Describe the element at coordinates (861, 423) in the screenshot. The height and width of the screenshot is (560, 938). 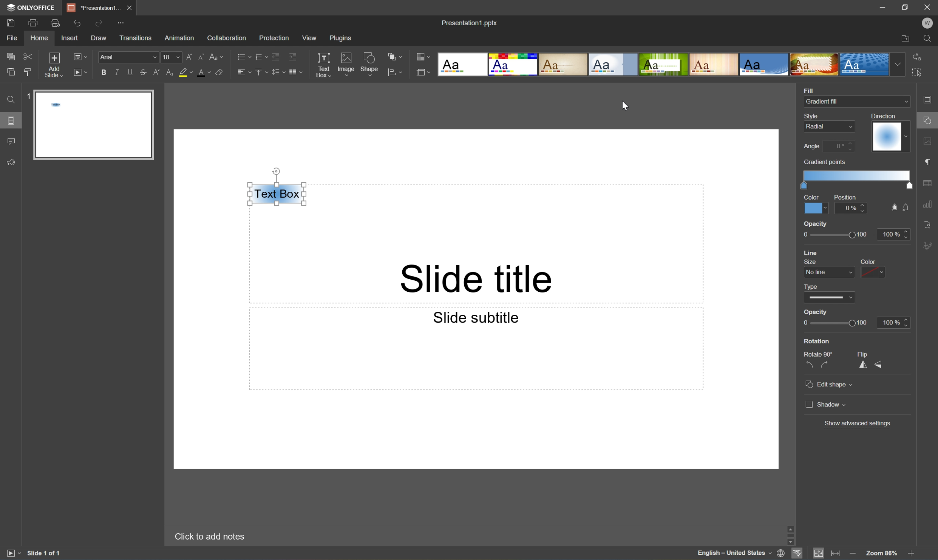
I see `Show advanced settings` at that location.